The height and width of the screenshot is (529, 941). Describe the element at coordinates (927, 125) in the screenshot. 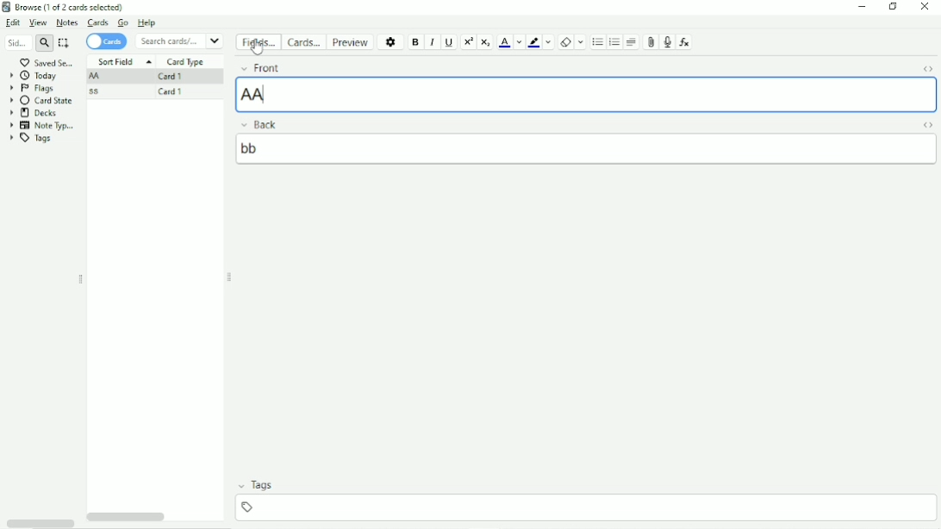

I see `Toggle HTML Editor` at that location.